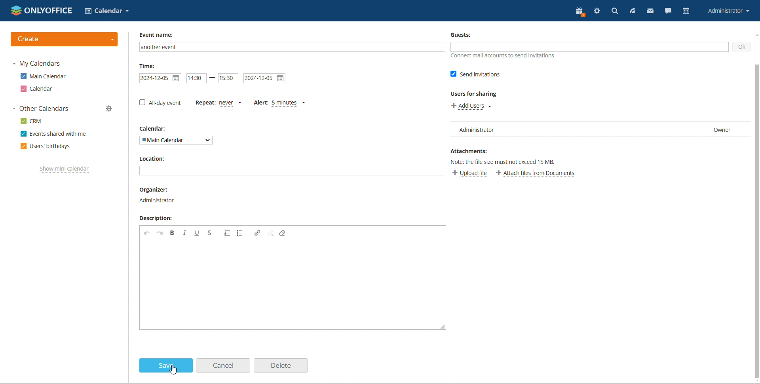 Image resolution: width=760 pixels, height=384 pixels. I want to click on underline, so click(198, 233).